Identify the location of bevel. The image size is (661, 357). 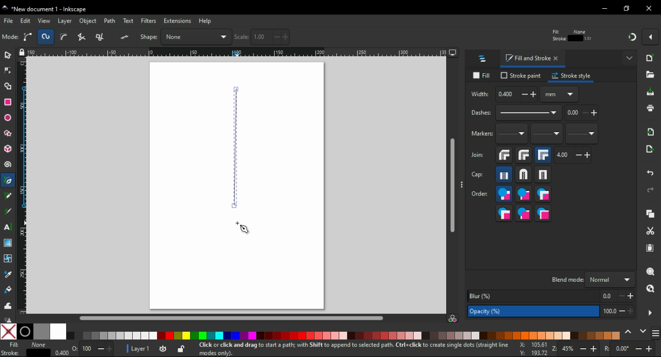
(505, 155).